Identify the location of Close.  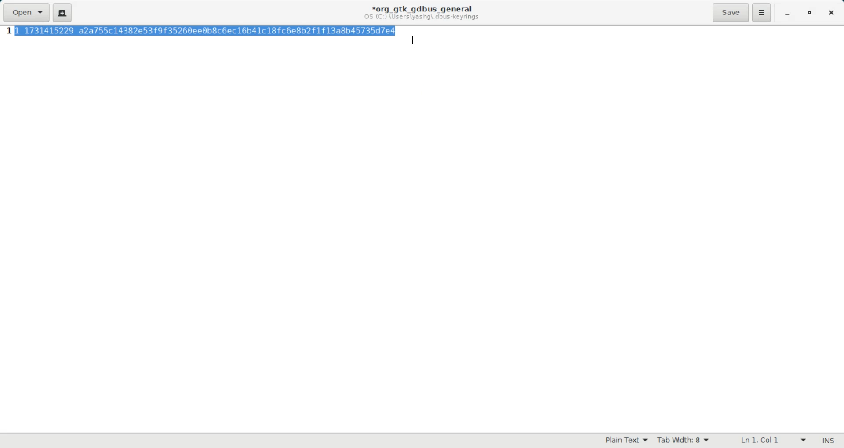
(830, 13).